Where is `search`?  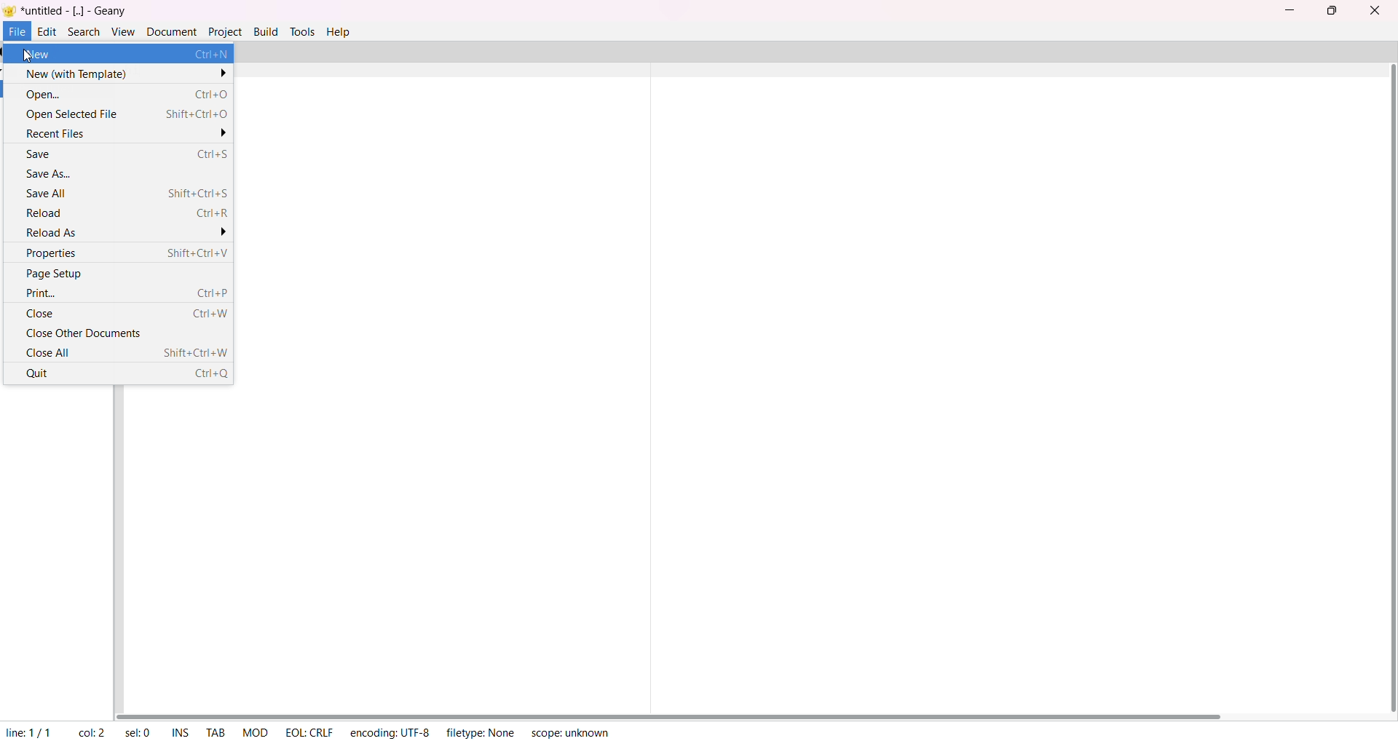 search is located at coordinates (82, 31).